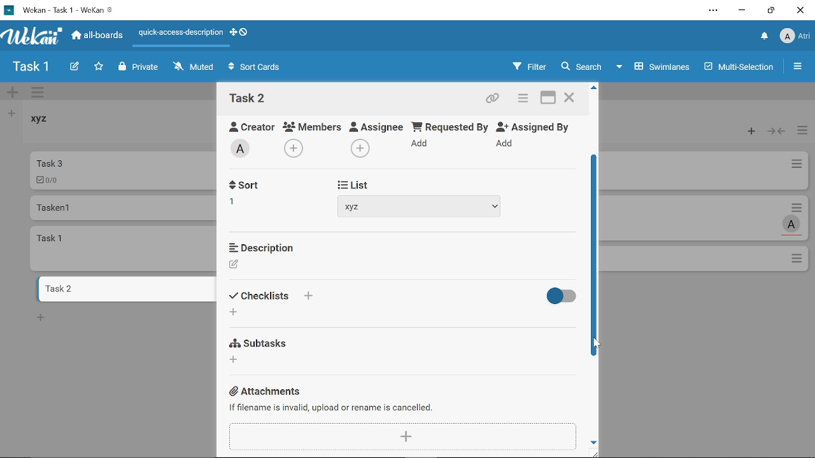 The height and width of the screenshot is (458, 815). What do you see at coordinates (233, 313) in the screenshot?
I see `Add` at bounding box center [233, 313].